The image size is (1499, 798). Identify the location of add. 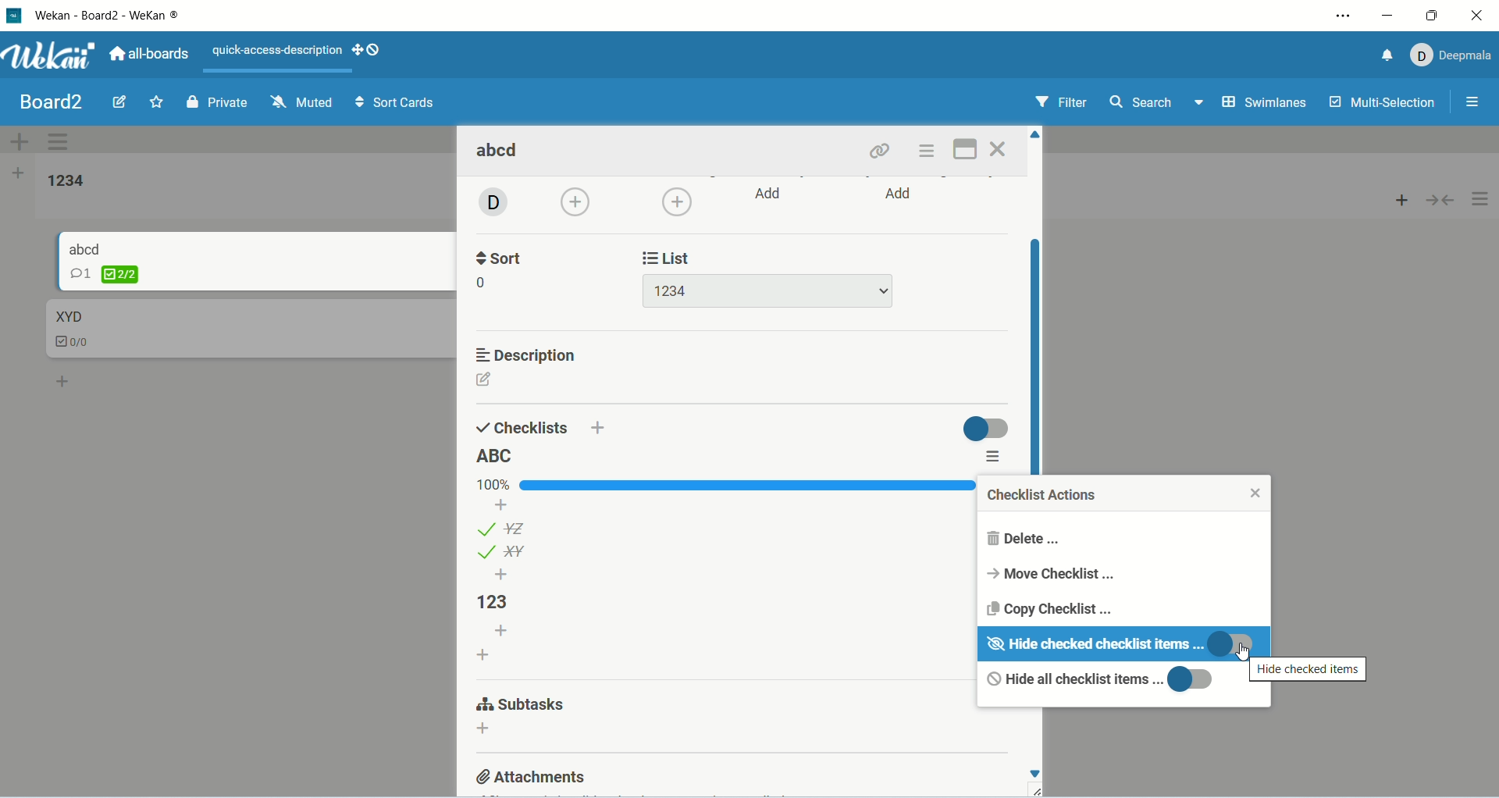
(599, 426).